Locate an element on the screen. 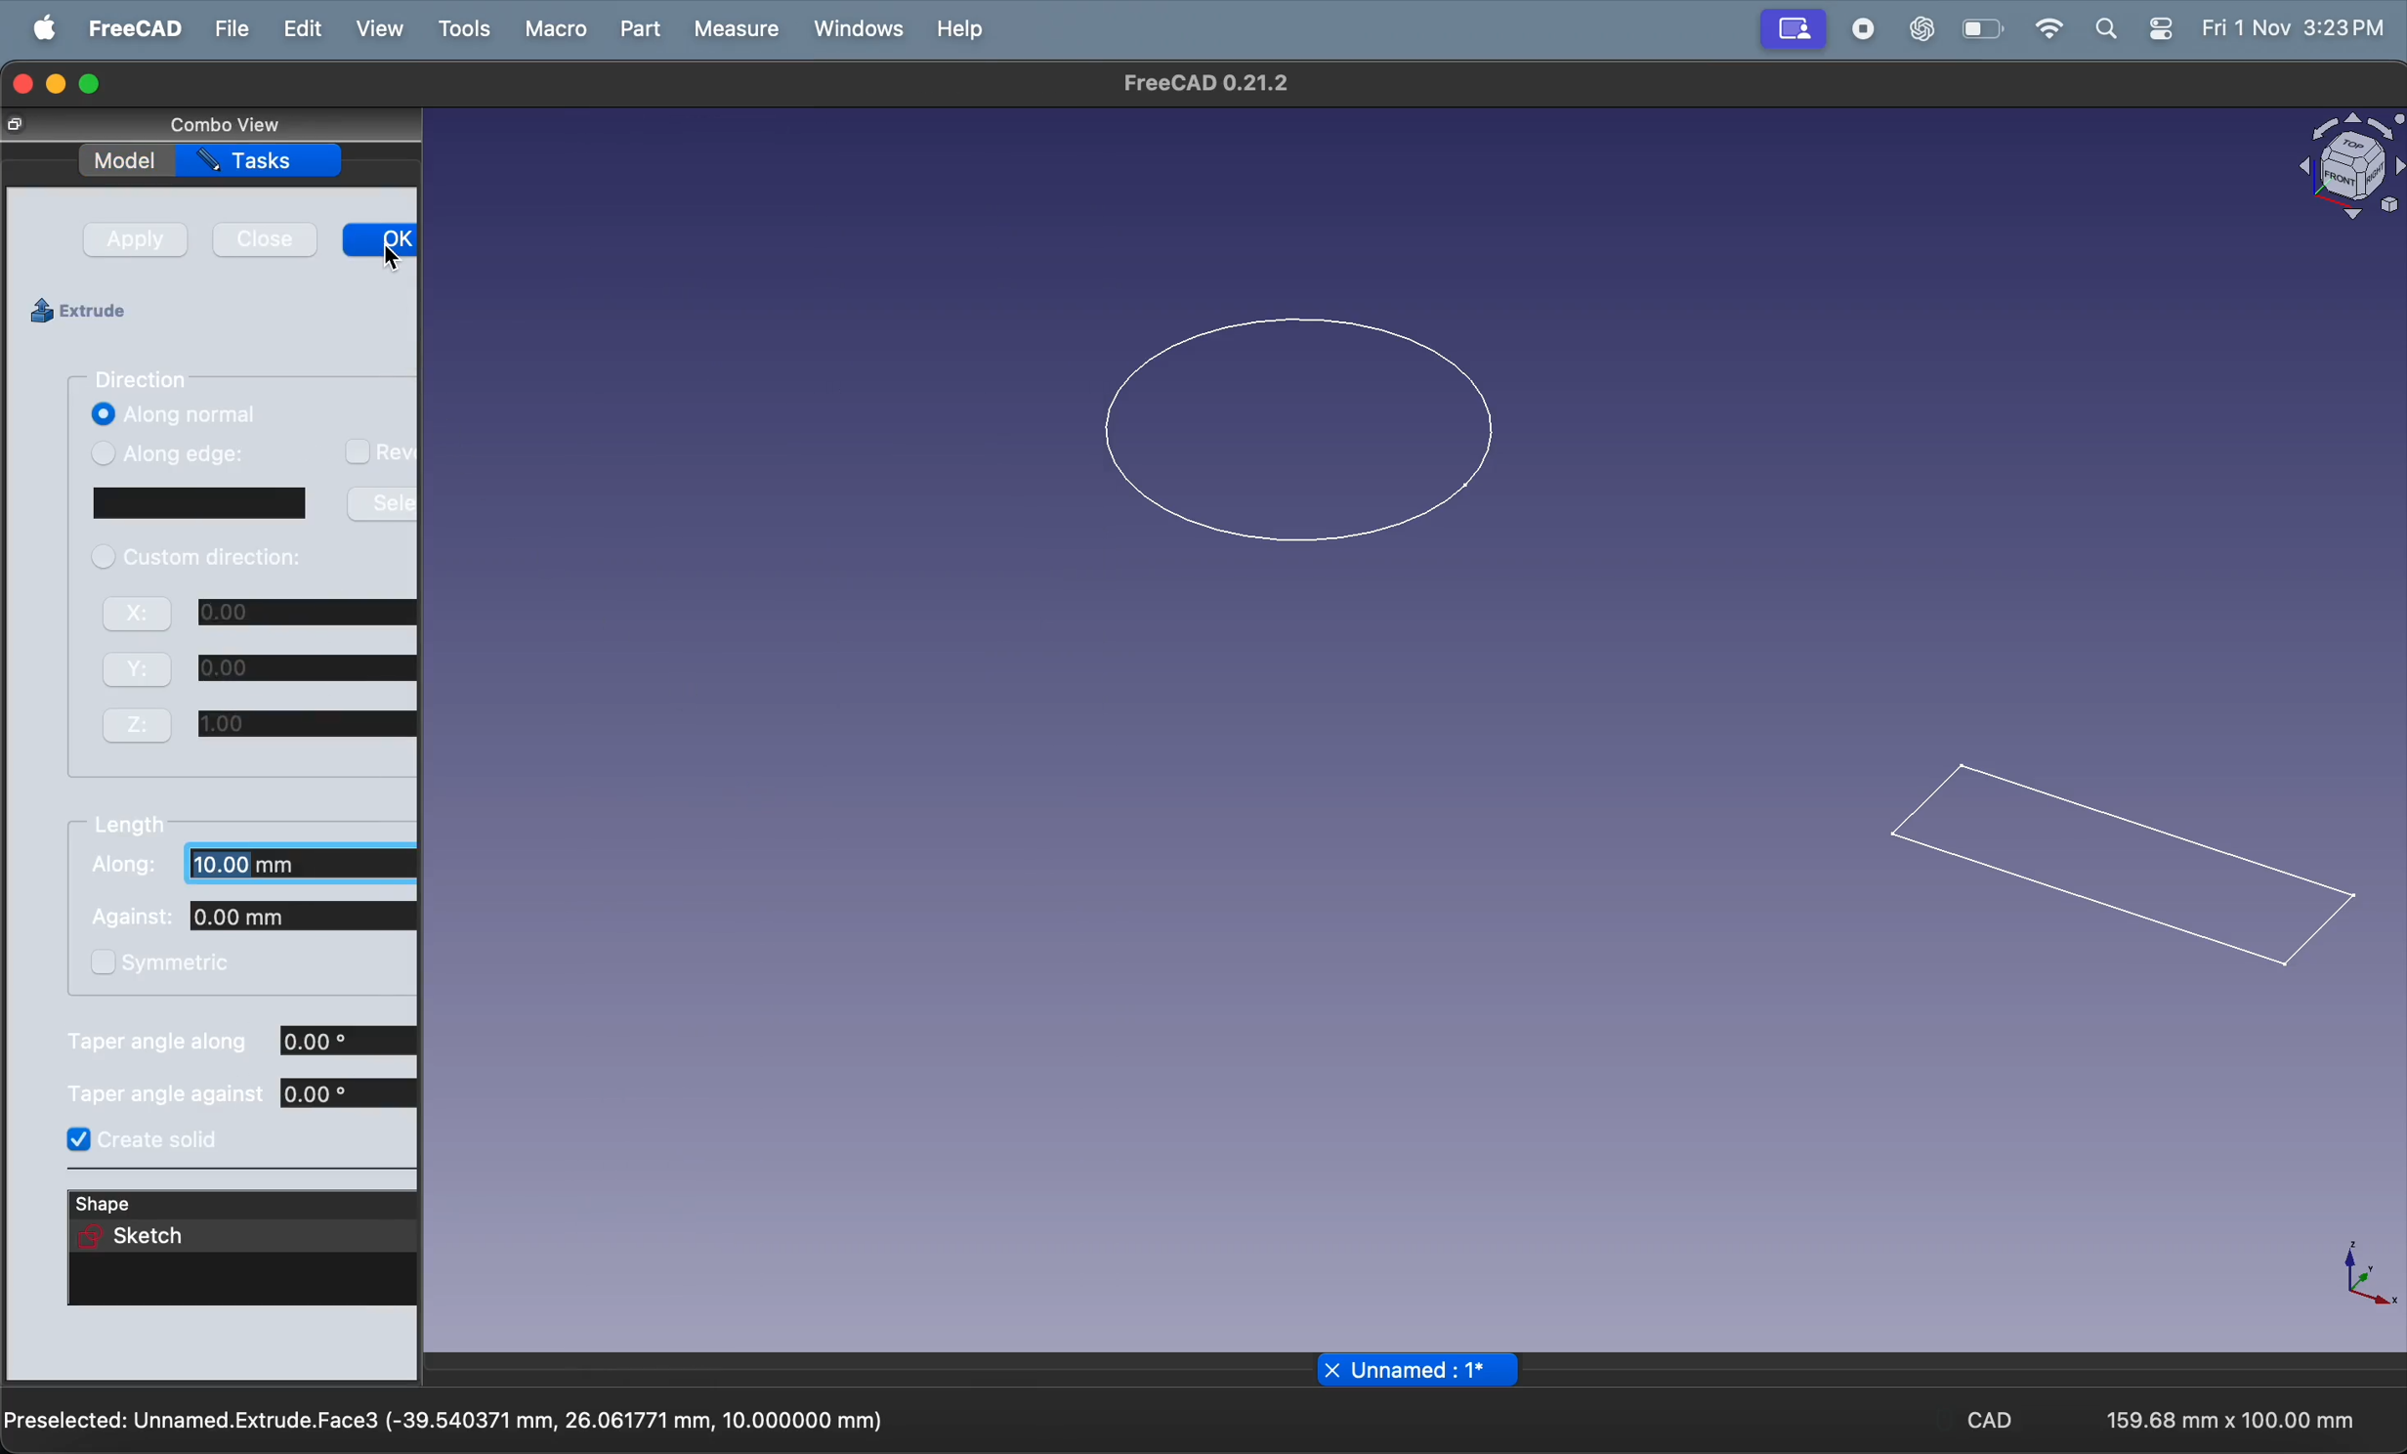 Image resolution: width=2407 pixels, height=1454 pixels. 0.00 is located at coordinates (348, 1094).